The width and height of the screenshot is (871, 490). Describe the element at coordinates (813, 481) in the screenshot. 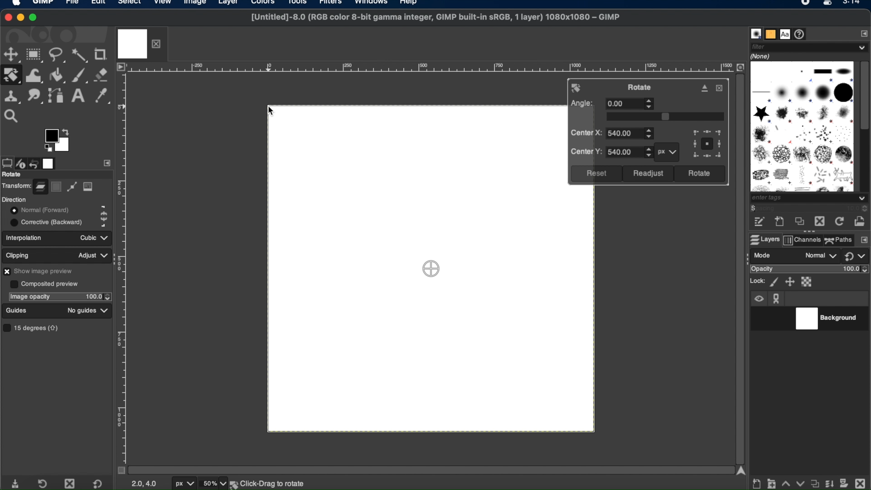

I see `duplicate properties` at that location.